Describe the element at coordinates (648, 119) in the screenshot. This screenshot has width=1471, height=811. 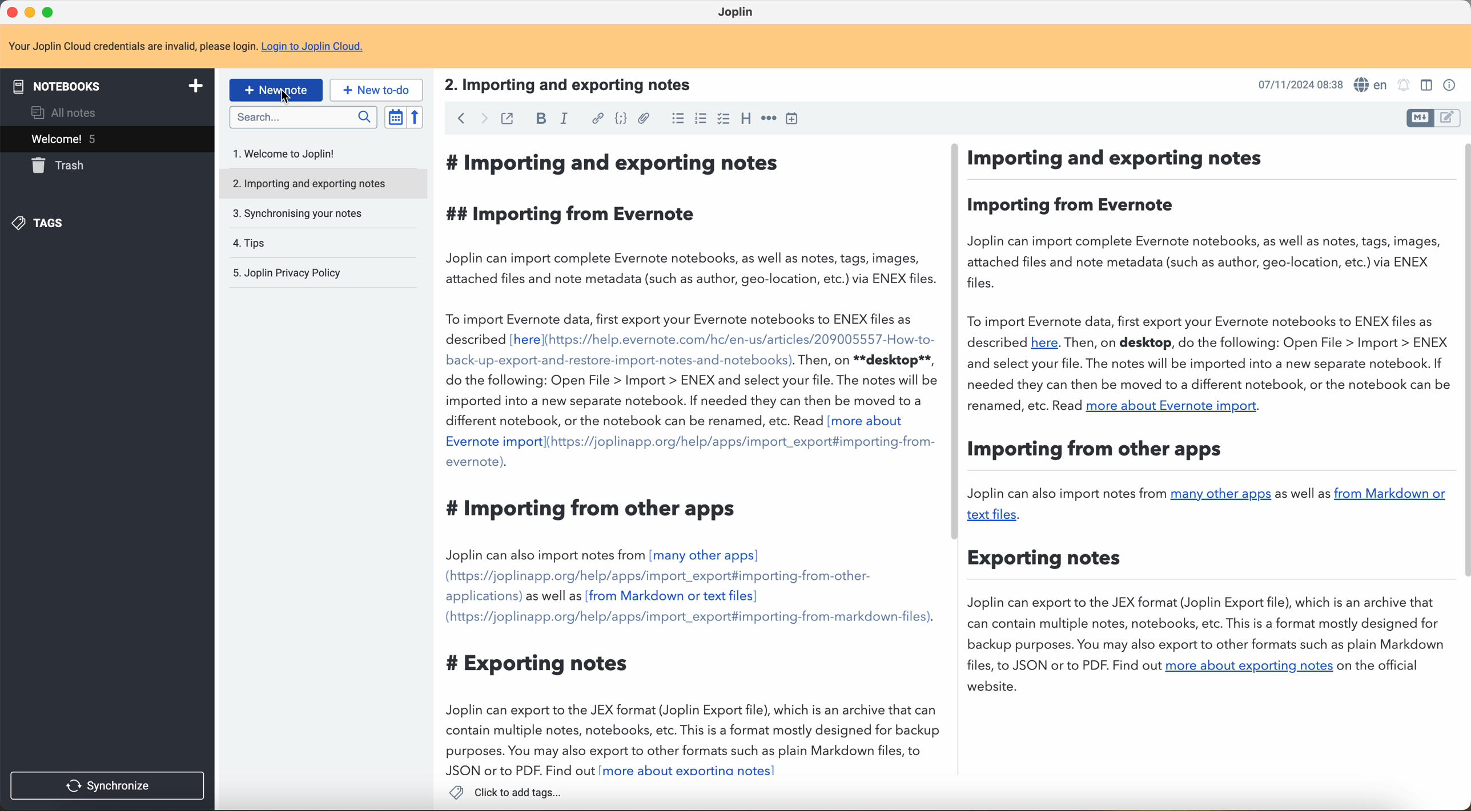
I see `attach file` at that location.